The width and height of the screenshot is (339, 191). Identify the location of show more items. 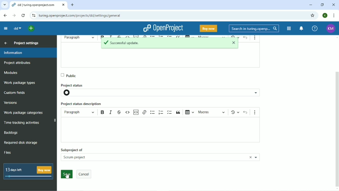
(255, 112).